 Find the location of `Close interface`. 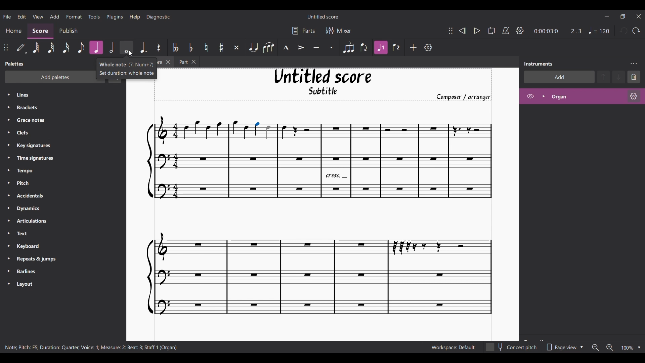

Close interface is located at coordinates (639, 16).